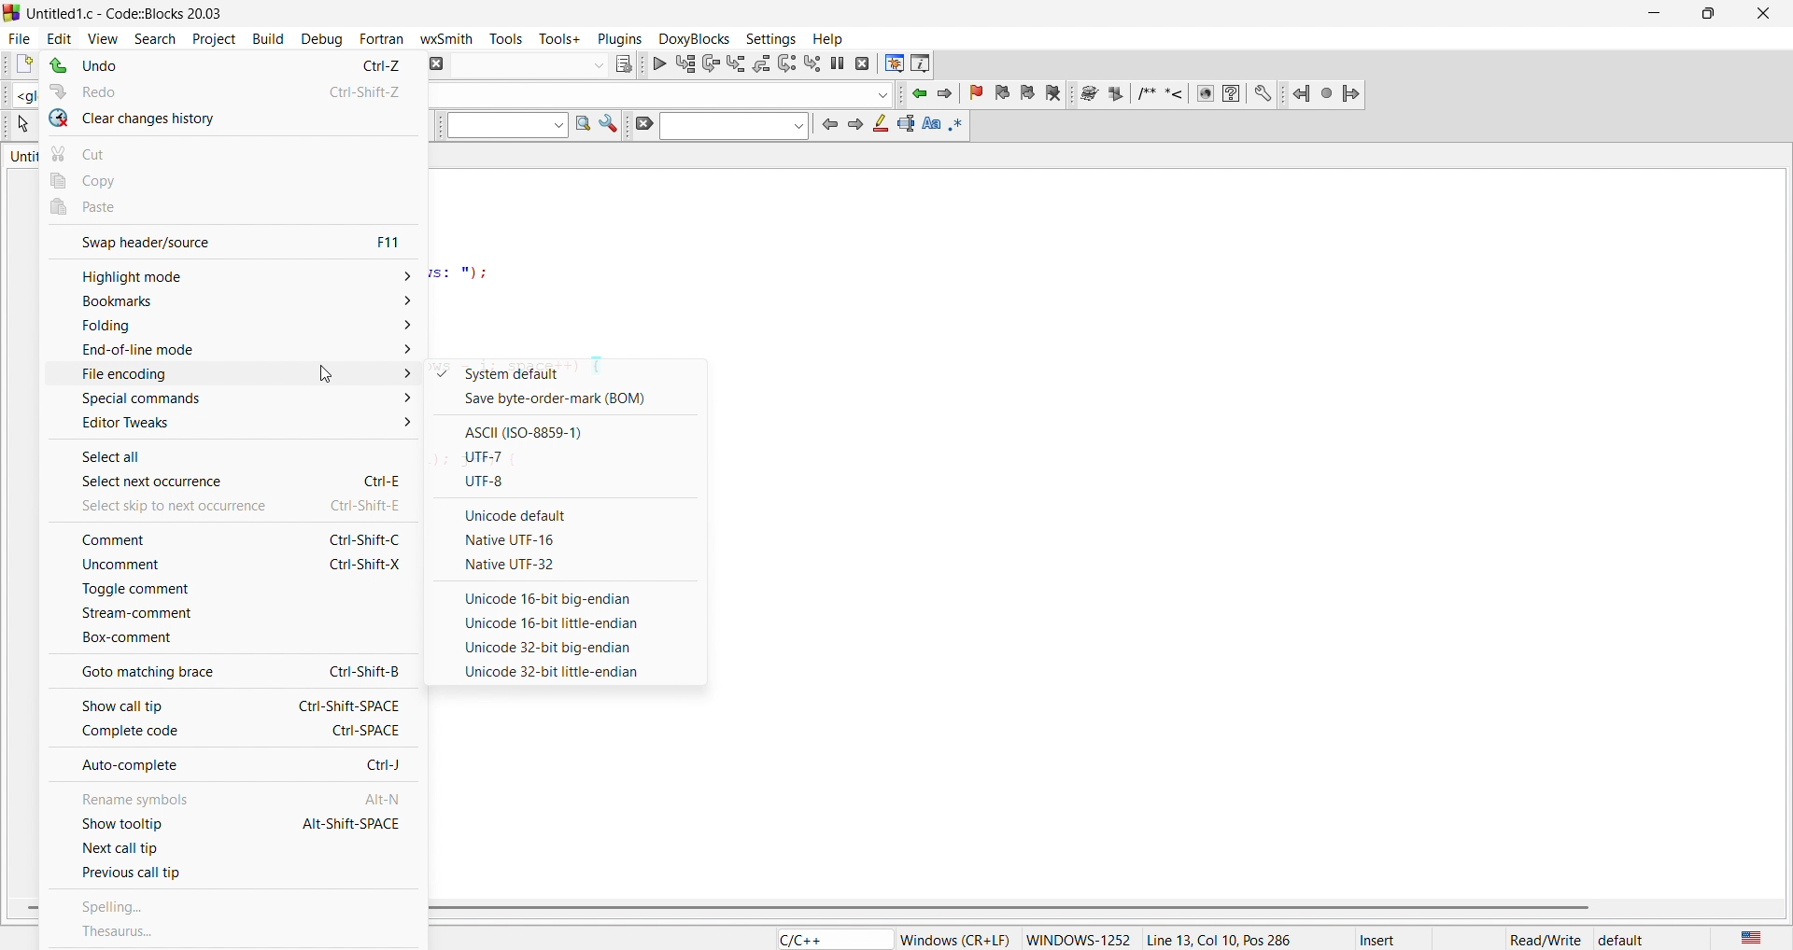  Describe the element at coordinates (946, 95) in the screenshot. I see `jump forward` at that location.